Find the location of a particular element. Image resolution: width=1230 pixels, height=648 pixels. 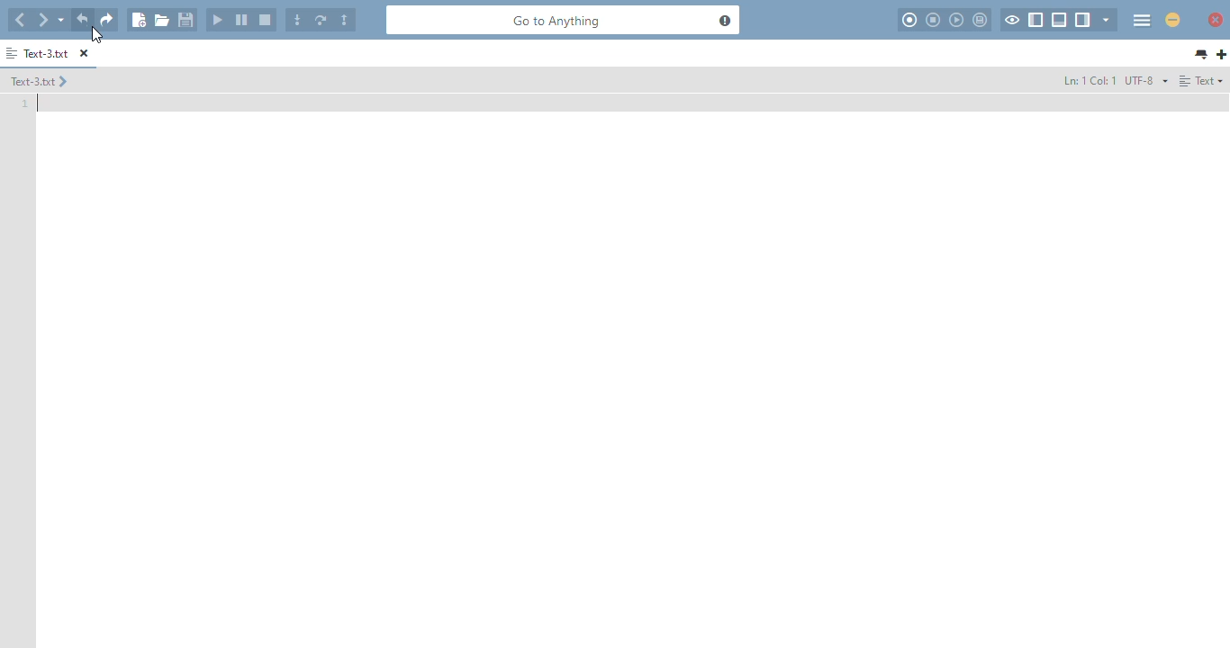

file encoding is located at coordinates (1146, 79).